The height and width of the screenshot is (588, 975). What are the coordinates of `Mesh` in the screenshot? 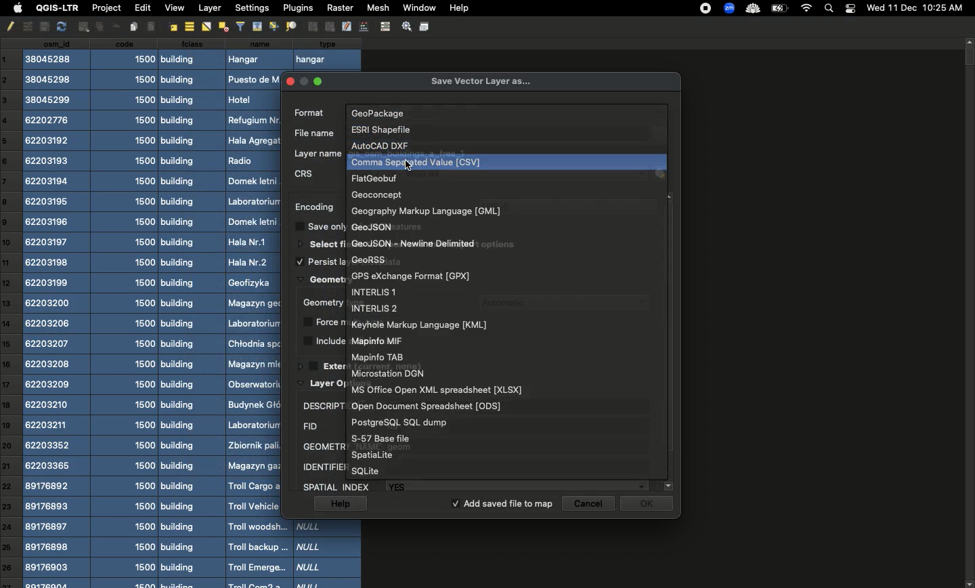 It's located at (376, 7).